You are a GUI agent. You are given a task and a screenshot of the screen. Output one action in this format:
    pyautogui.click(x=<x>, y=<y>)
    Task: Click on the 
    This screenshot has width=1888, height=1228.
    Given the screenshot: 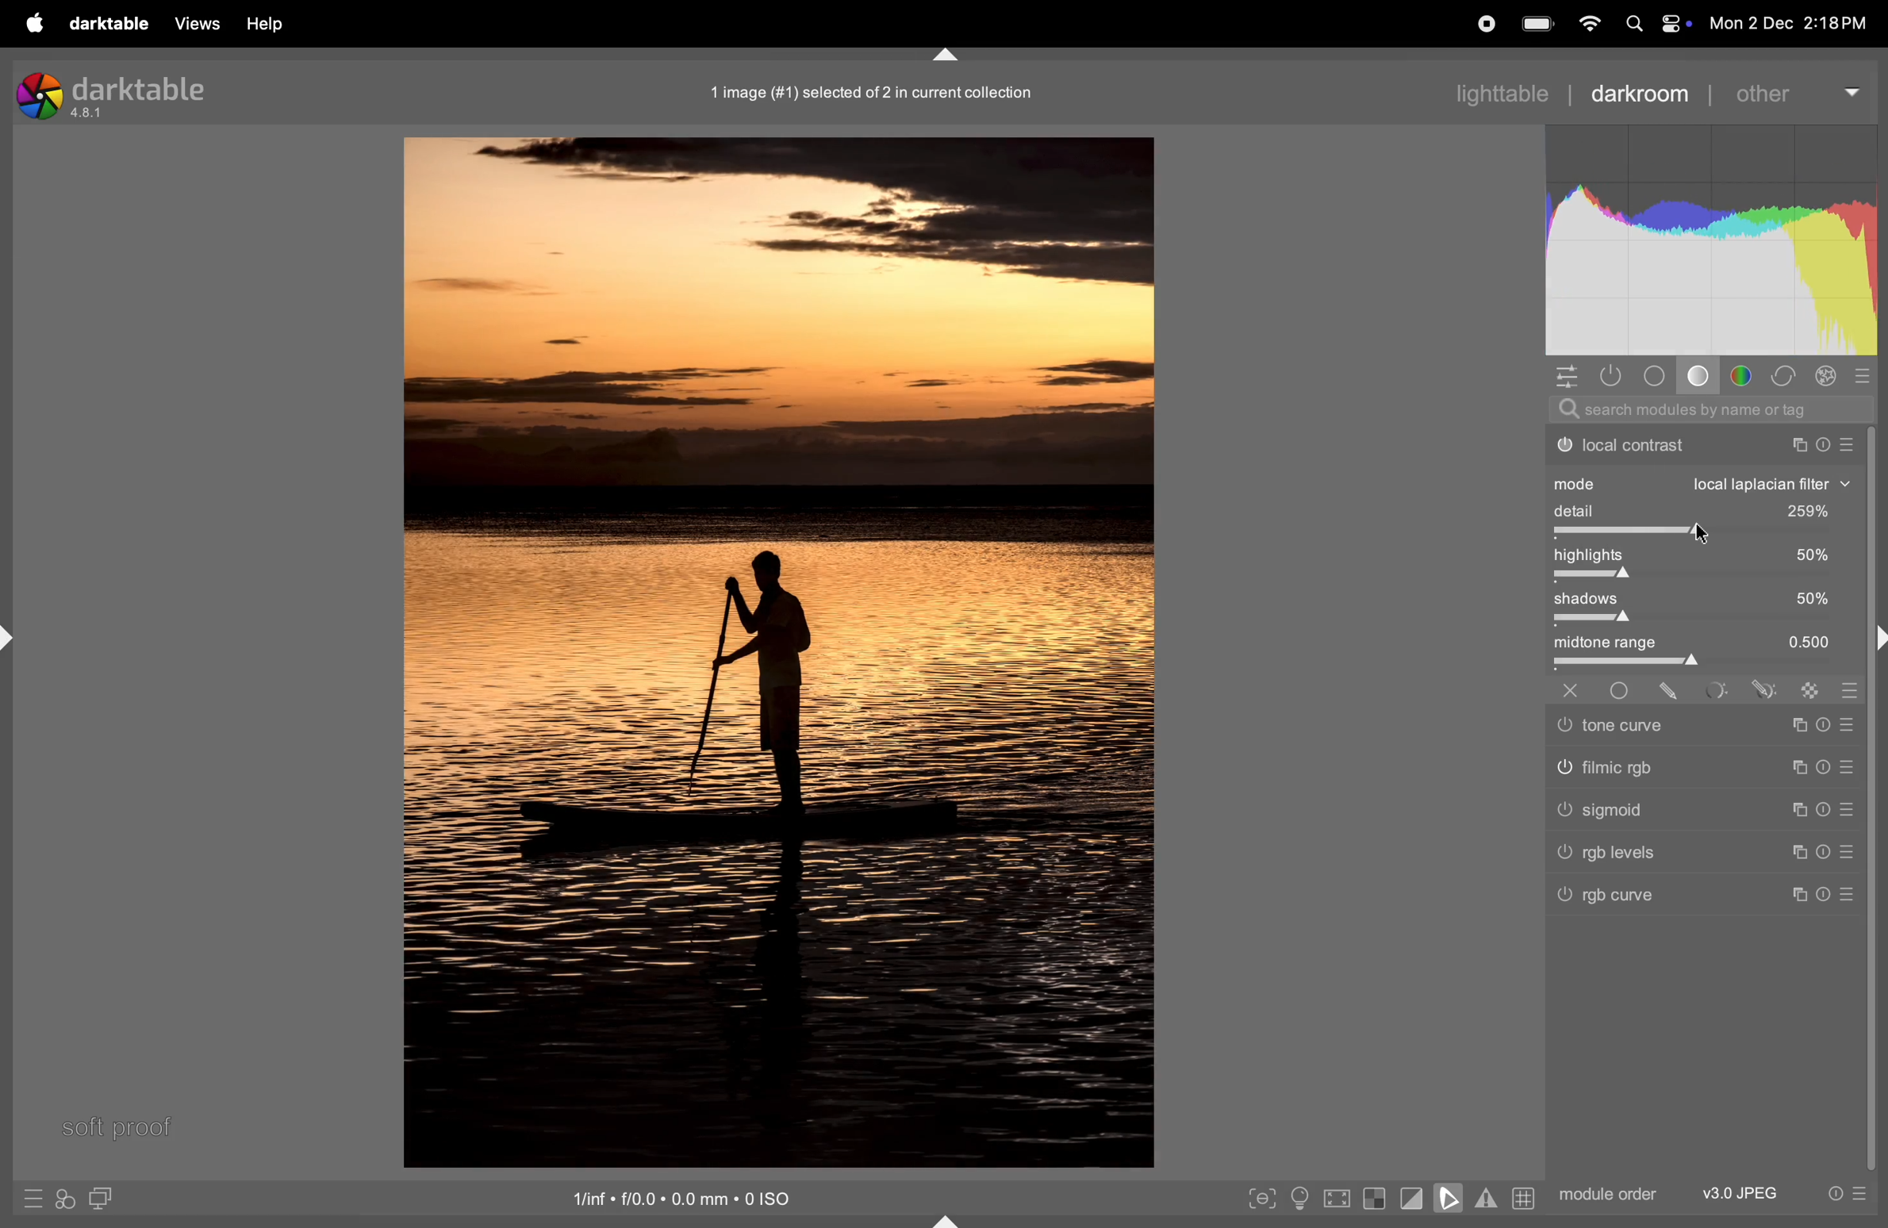 What is the action you would take?
    pyautogui.click(x=1636, y=811)
    